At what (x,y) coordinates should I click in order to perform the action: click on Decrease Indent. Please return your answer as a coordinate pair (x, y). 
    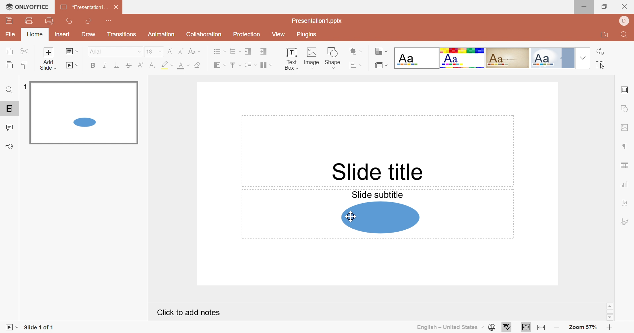
    Looking at the image, I should click on (248, 52).